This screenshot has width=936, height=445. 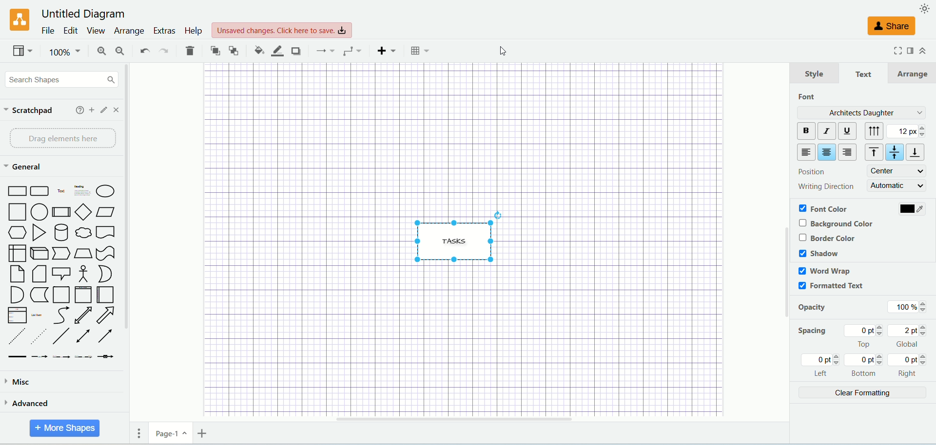 What do you see at coordinates (458, 236) in the screenshot?
I see `Tasks` at bounding box center [458, 236].